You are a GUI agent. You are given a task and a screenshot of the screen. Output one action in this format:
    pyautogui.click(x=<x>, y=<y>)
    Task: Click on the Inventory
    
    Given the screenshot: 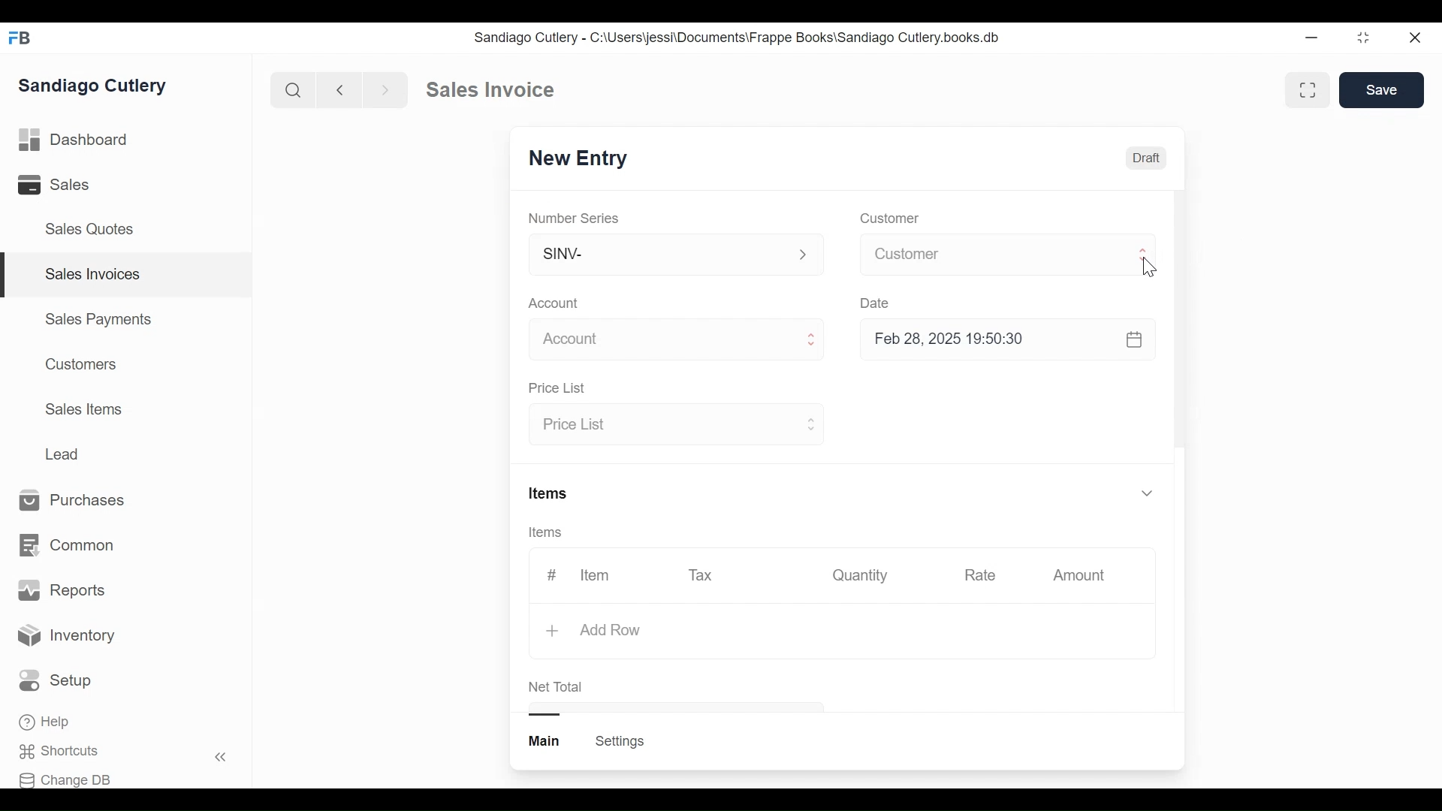 What is the action you would take?
    pyautogui.click(x=66, y=638)
    